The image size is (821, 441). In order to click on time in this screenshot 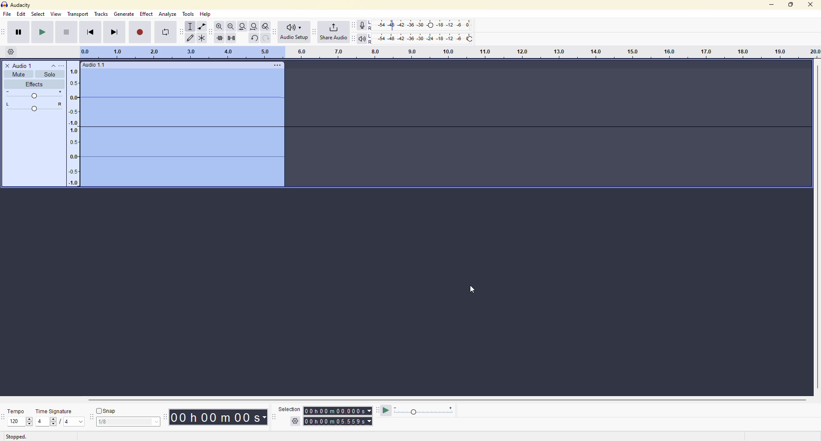, I will do `click(340, 420)`.